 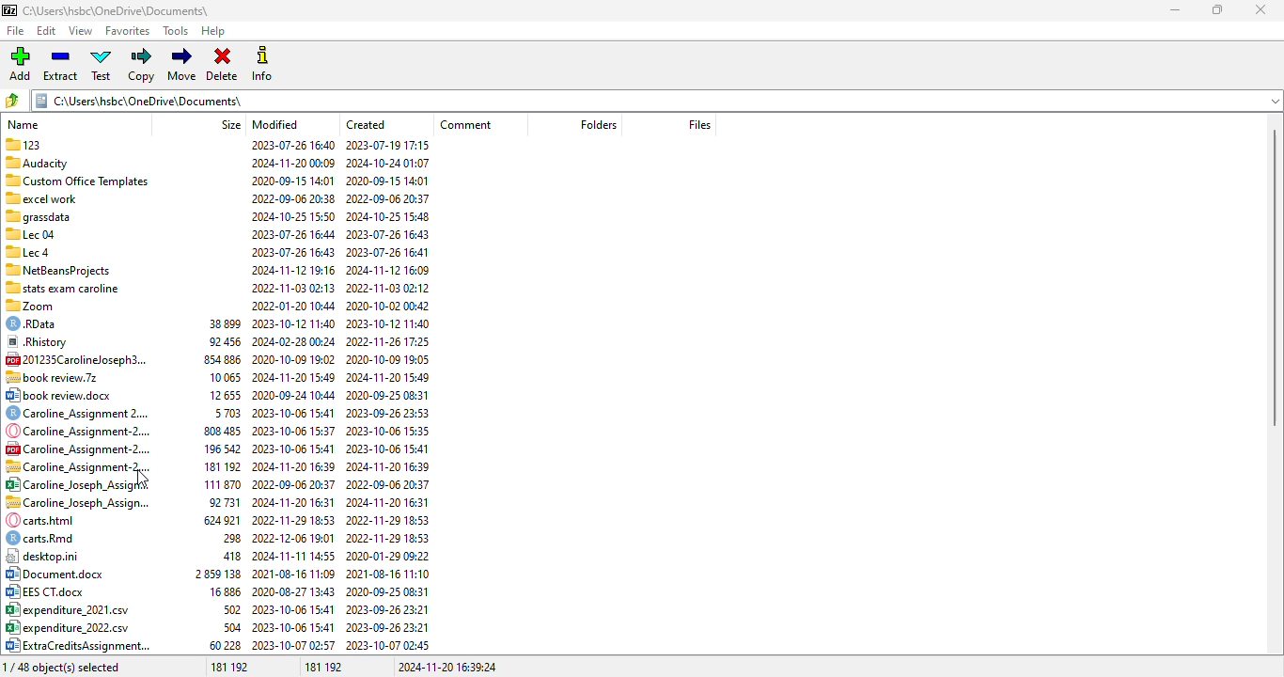 I want to click on delete, so click(x=223, y=65).